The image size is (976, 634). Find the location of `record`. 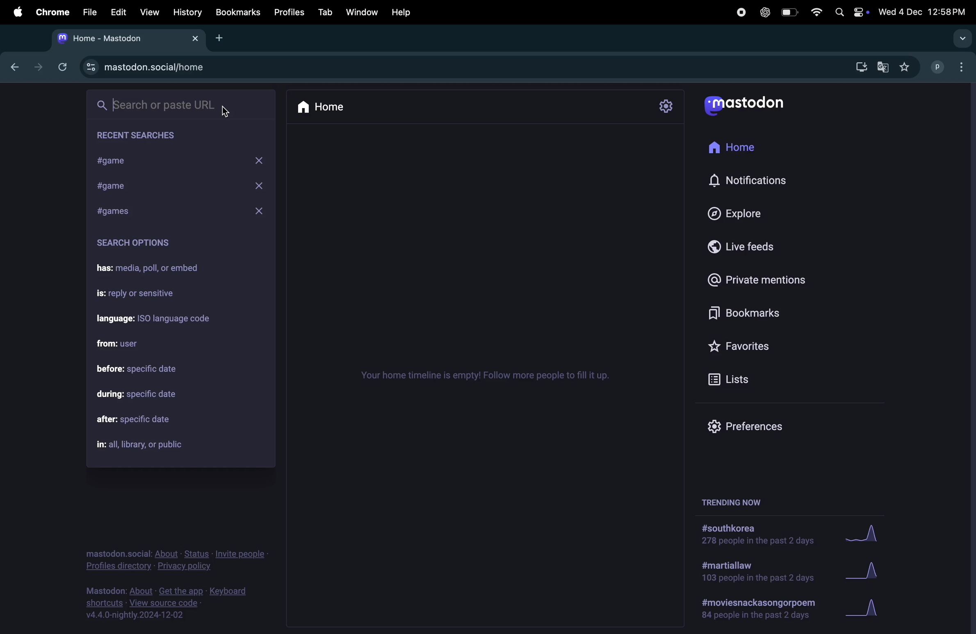

record is located at coordinates (741, 12).